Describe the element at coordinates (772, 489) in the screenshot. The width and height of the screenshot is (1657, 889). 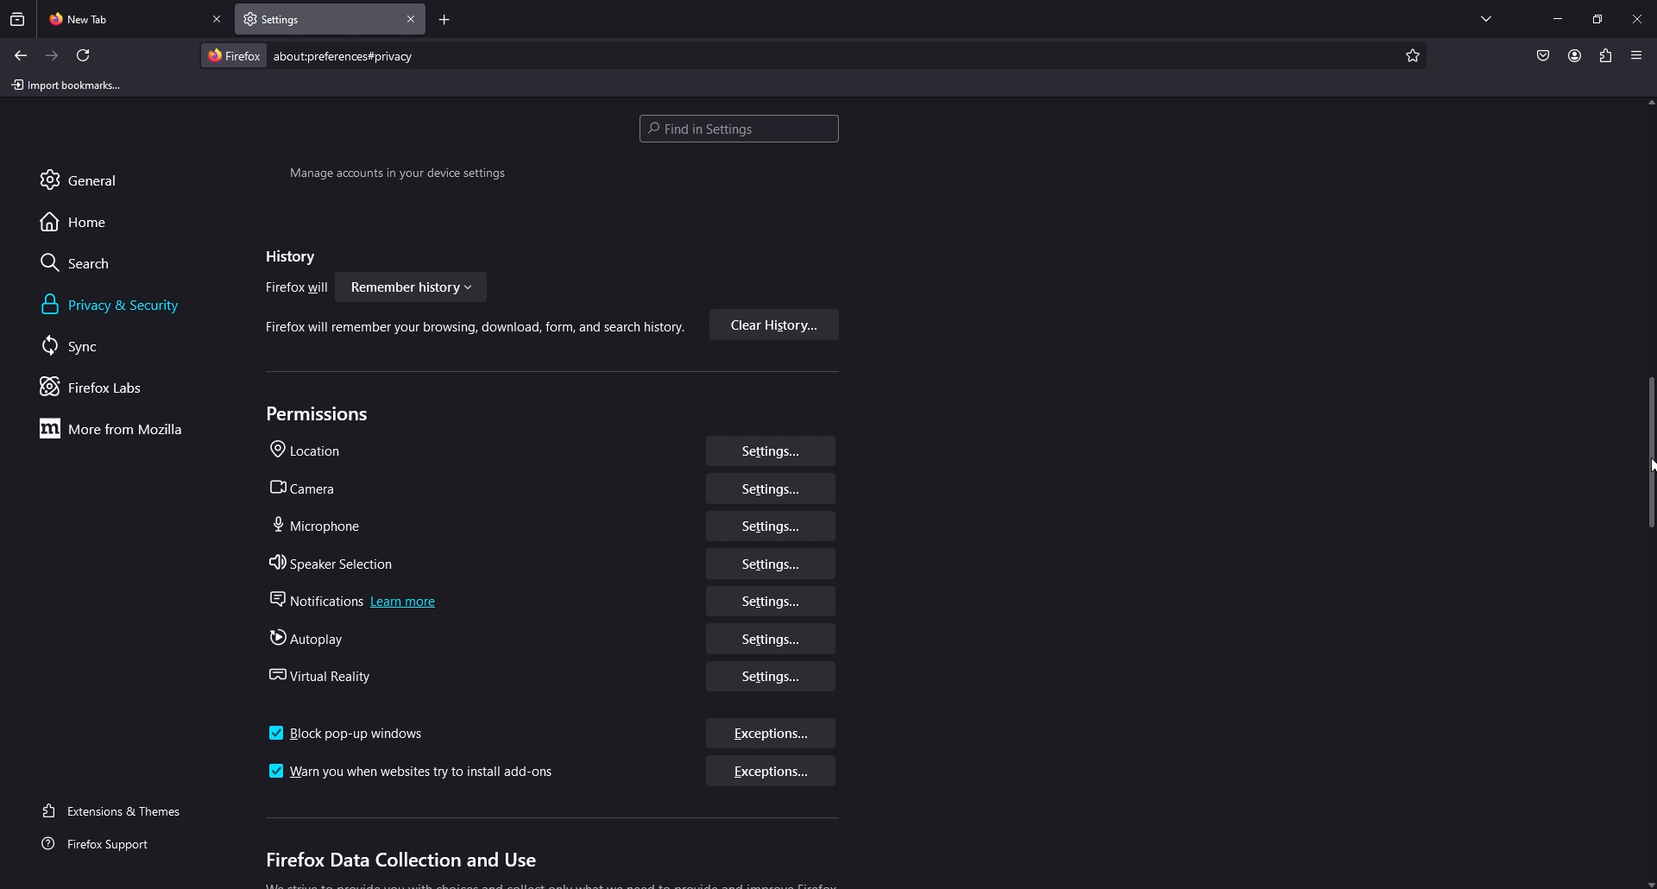
I see `settings` at that location.